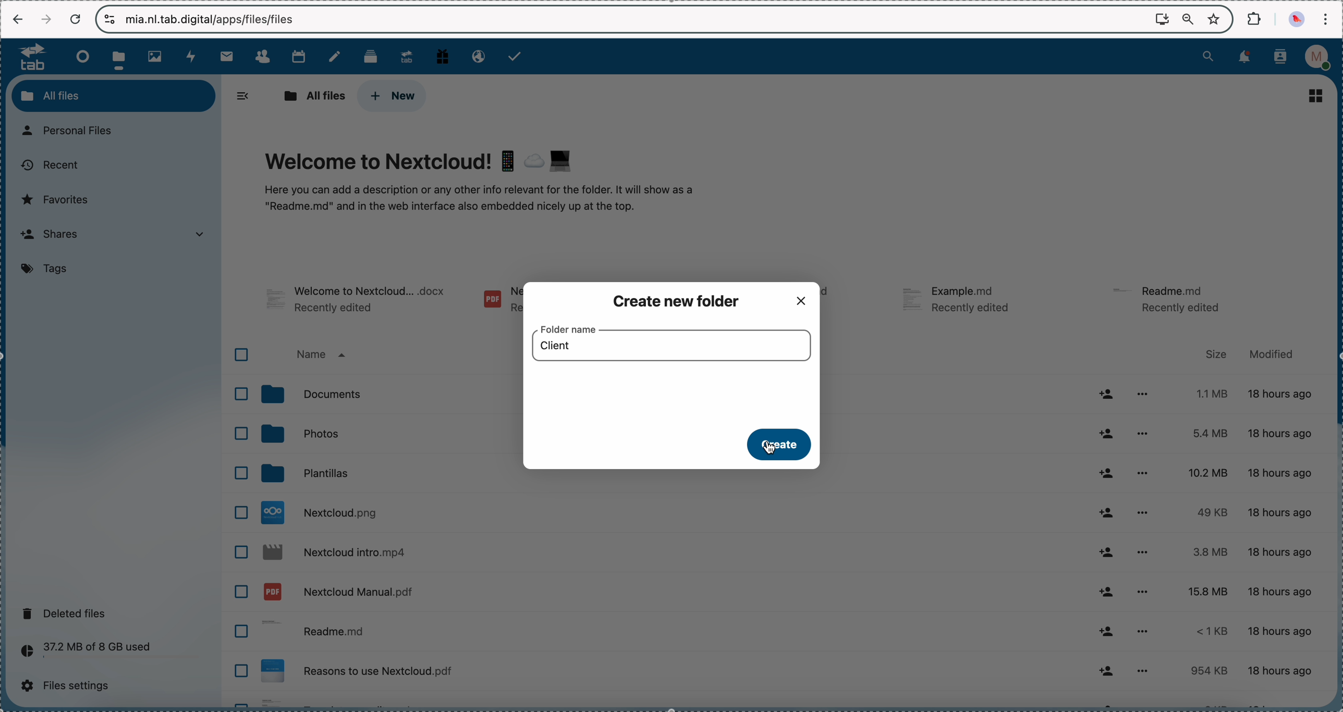  I want to click on controls, so click(111, 19).